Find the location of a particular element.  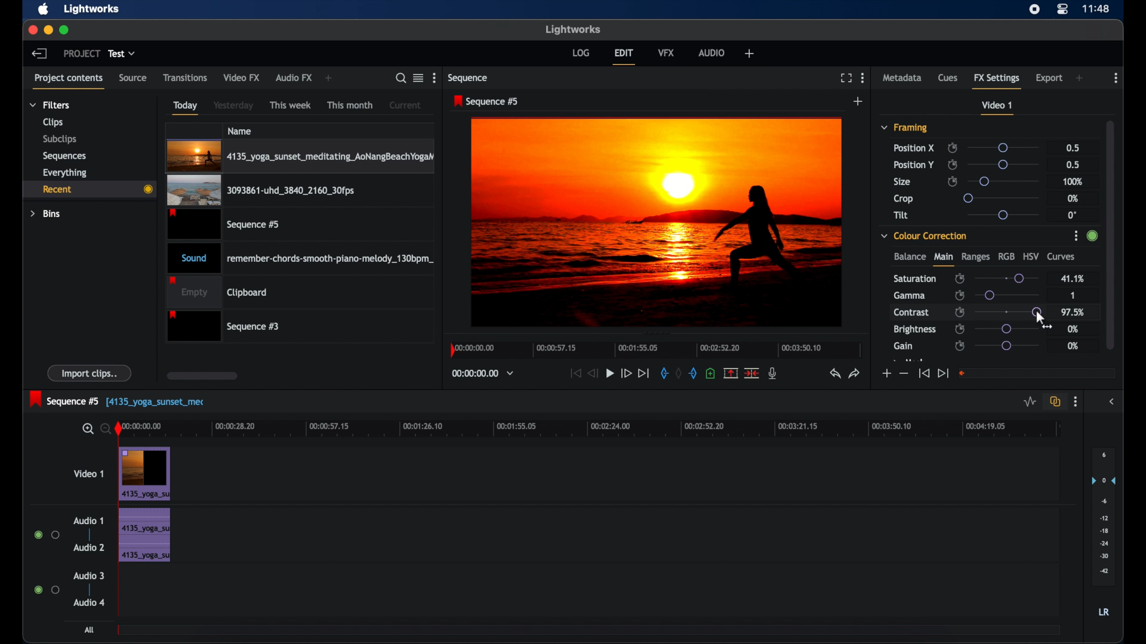

add is located at coordinates (1080, 78).